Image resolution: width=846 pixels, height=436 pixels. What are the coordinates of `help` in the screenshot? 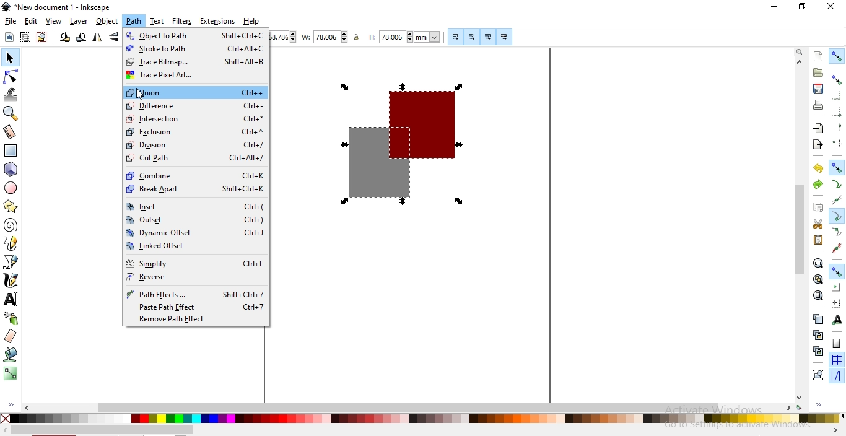 It's located at (251, 22).